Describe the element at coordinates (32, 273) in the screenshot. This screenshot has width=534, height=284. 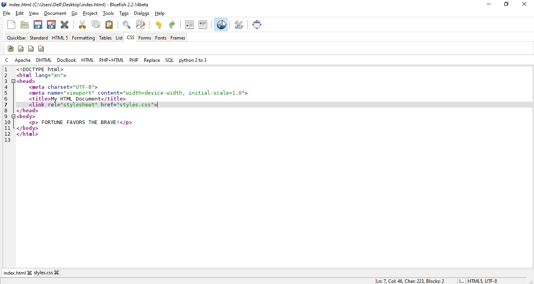
I see `close` at that location.